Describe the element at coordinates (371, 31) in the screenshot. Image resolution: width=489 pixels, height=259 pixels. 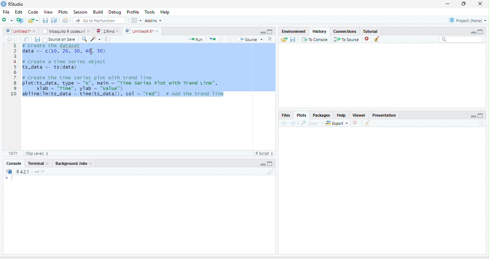
I see `Tutorial` at that location.